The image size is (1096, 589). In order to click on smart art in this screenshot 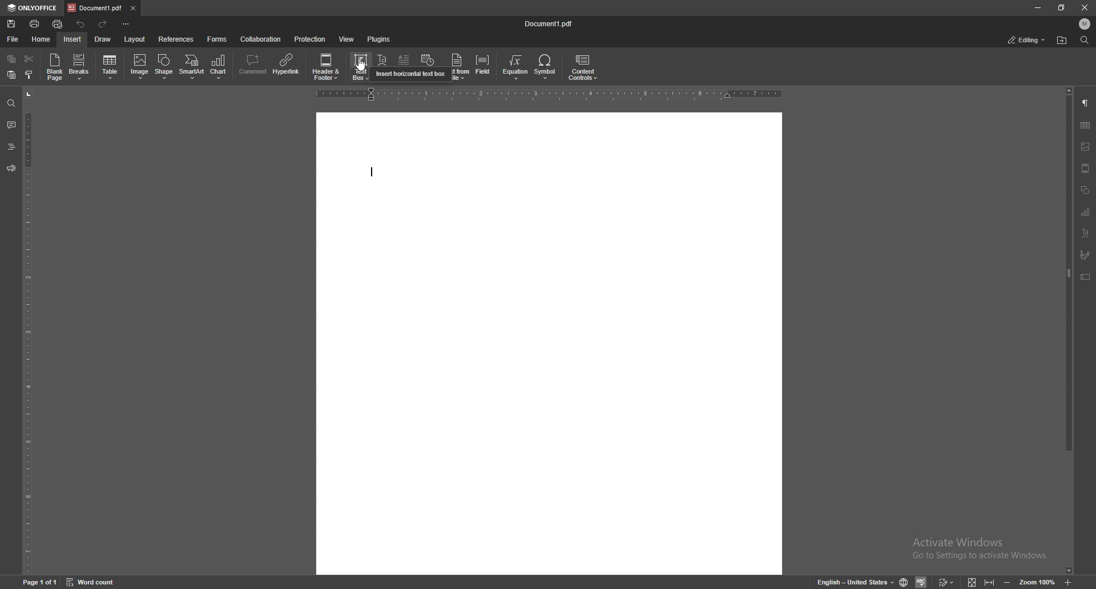, I will do `click(192, 67)`.